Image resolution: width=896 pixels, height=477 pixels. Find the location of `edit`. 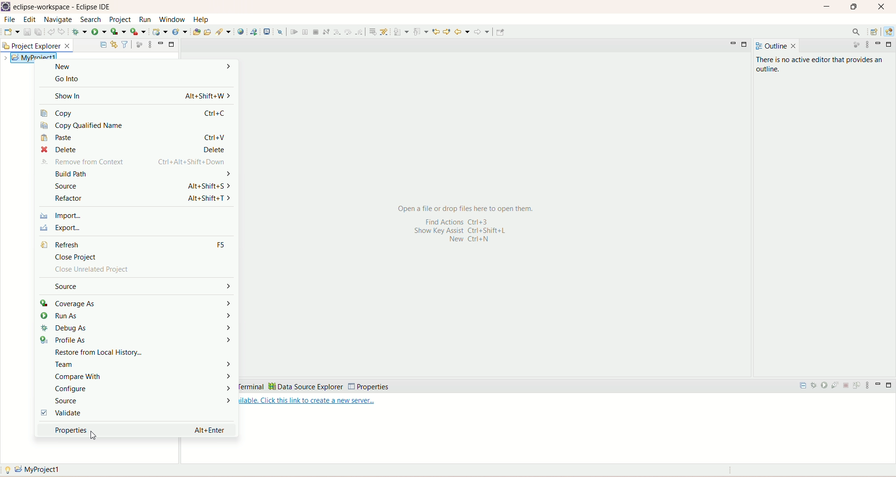

edit is located at coordinates (28, 20).